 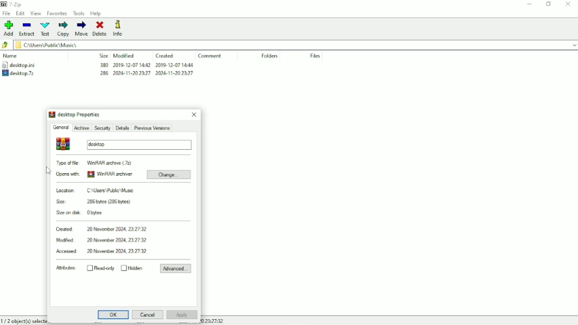 I want to click on Created, so click(x=165, y=56).